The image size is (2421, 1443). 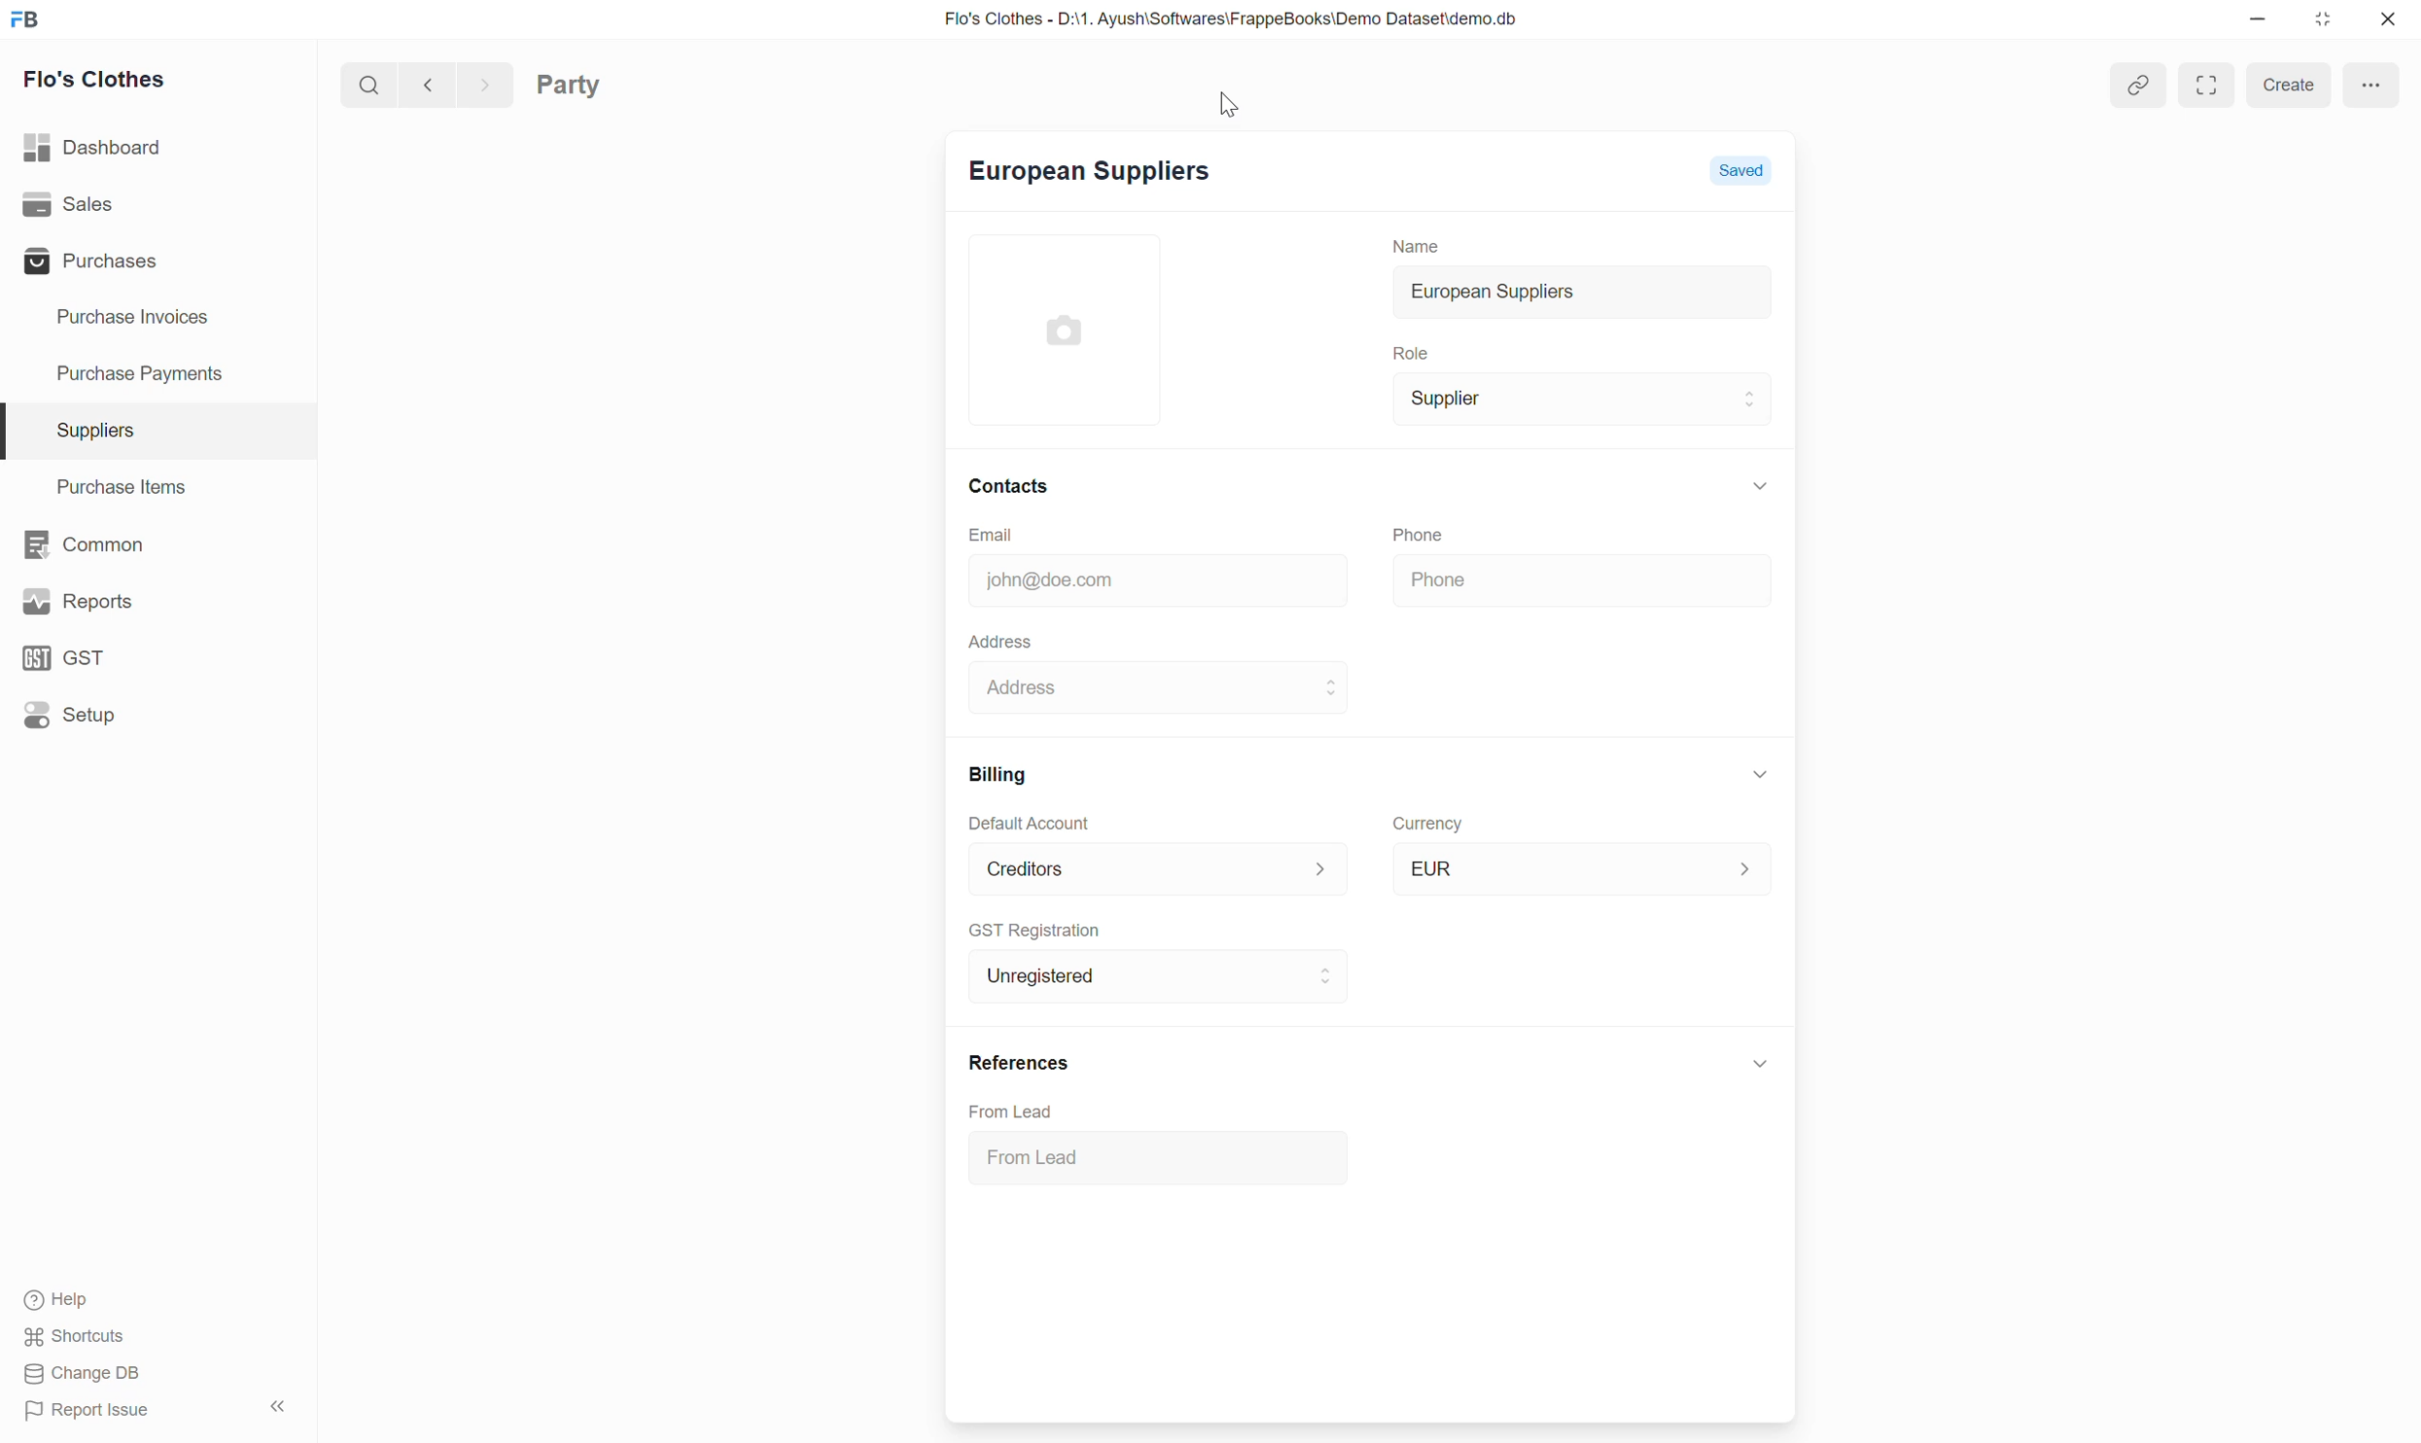 I want to click on GST Registration, so click(x=1046, y=929).